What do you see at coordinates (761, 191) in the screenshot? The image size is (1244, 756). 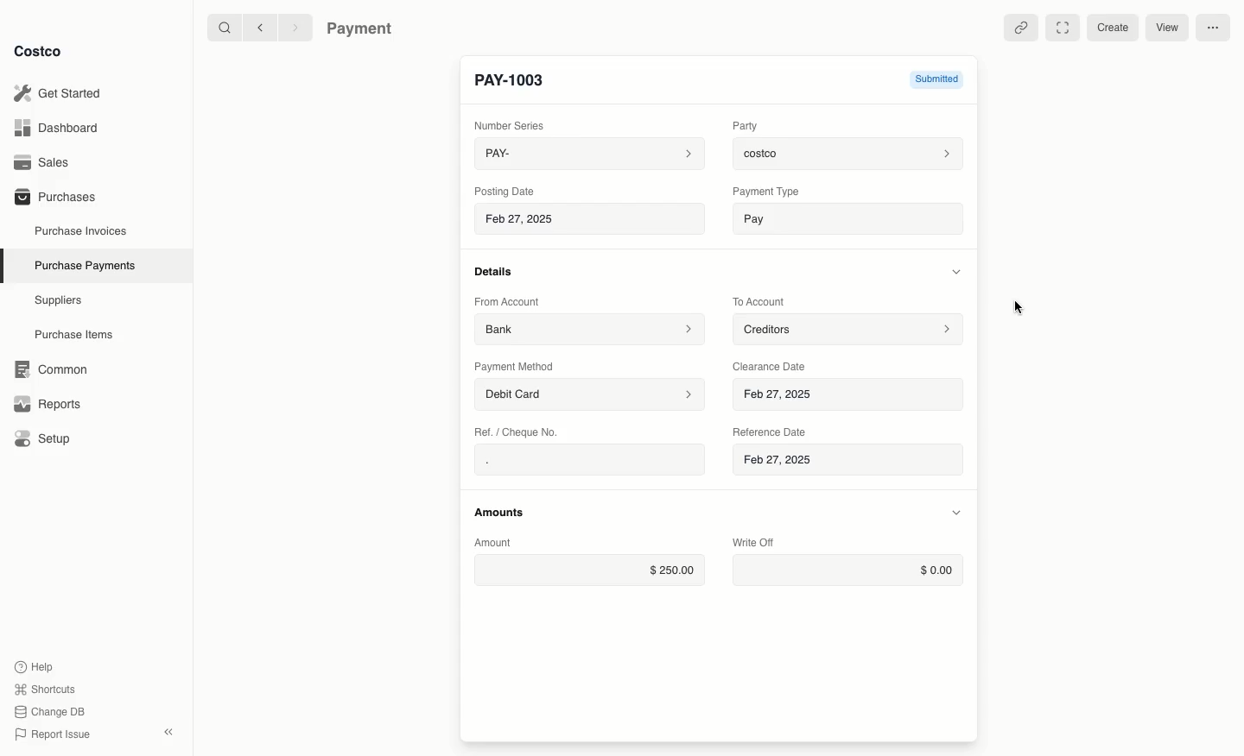 I see `‘Payment Type` at bounding box center [761, 191].